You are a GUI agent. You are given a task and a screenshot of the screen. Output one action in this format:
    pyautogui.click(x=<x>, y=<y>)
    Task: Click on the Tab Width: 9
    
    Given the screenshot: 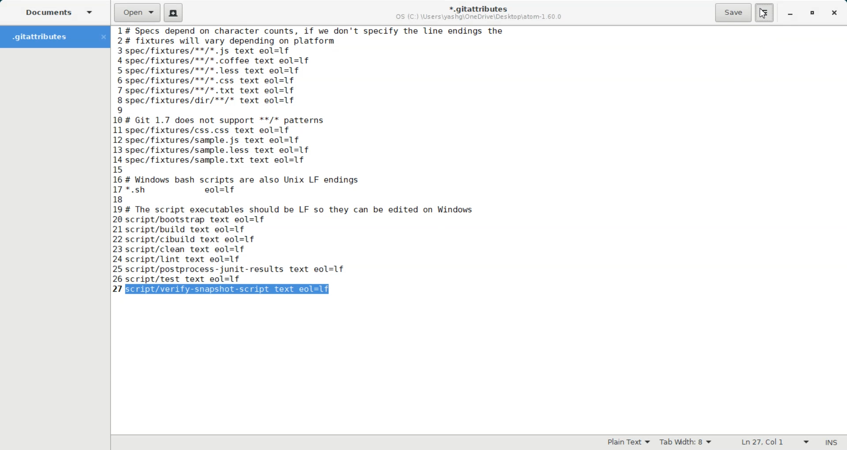 What is the action you would take?
    pyautogui.click(x=686, y=442)
    